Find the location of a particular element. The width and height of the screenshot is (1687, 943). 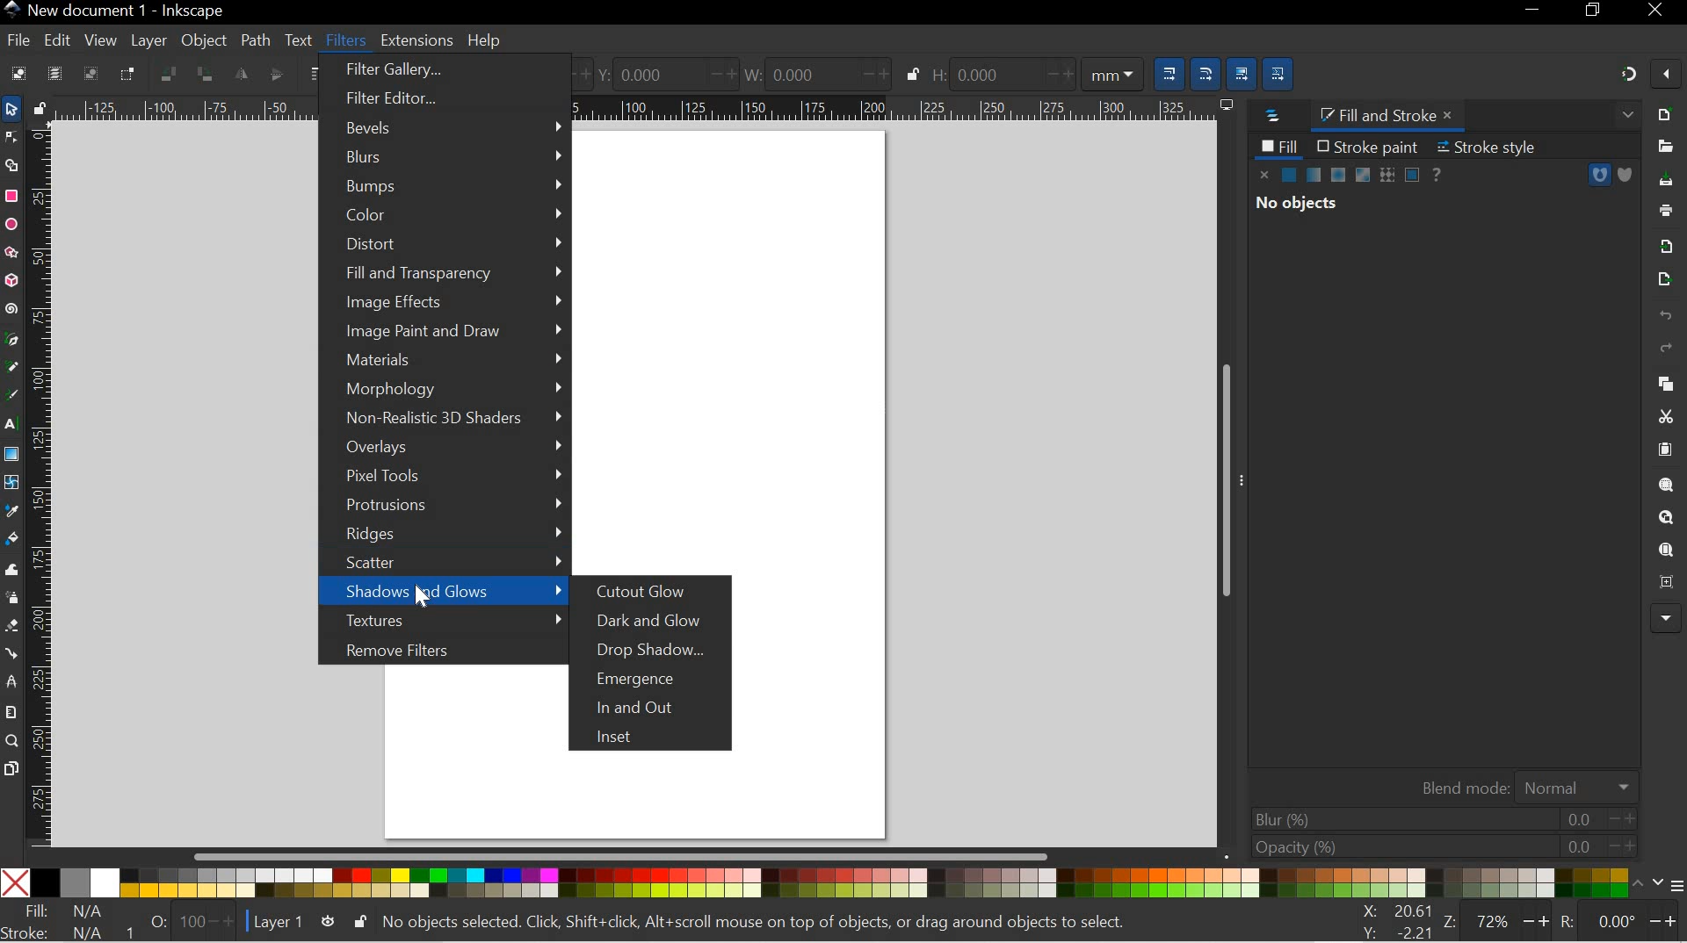

Coordinates is located at coordinates (1390, 922).